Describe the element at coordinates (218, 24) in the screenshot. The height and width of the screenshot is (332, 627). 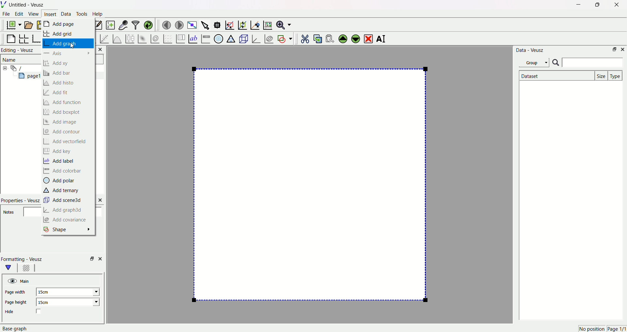
I see `read data points` at that location.